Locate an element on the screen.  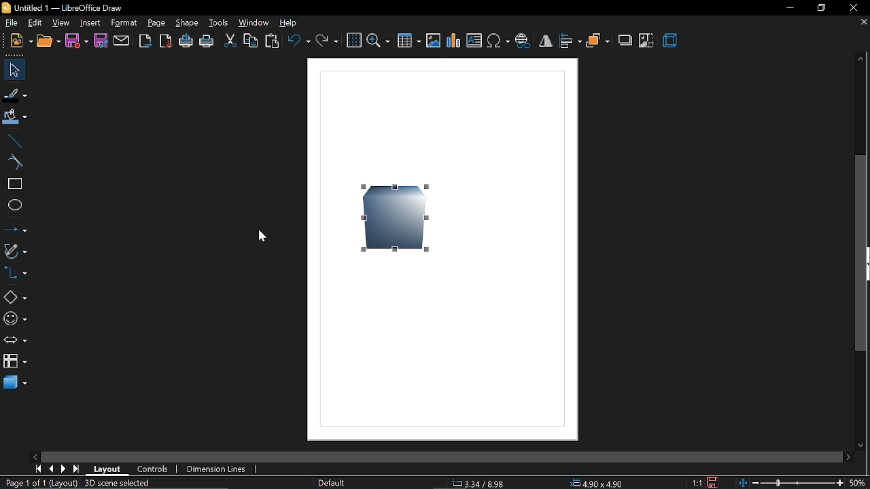
fill color is located at coordinates (14, 118).